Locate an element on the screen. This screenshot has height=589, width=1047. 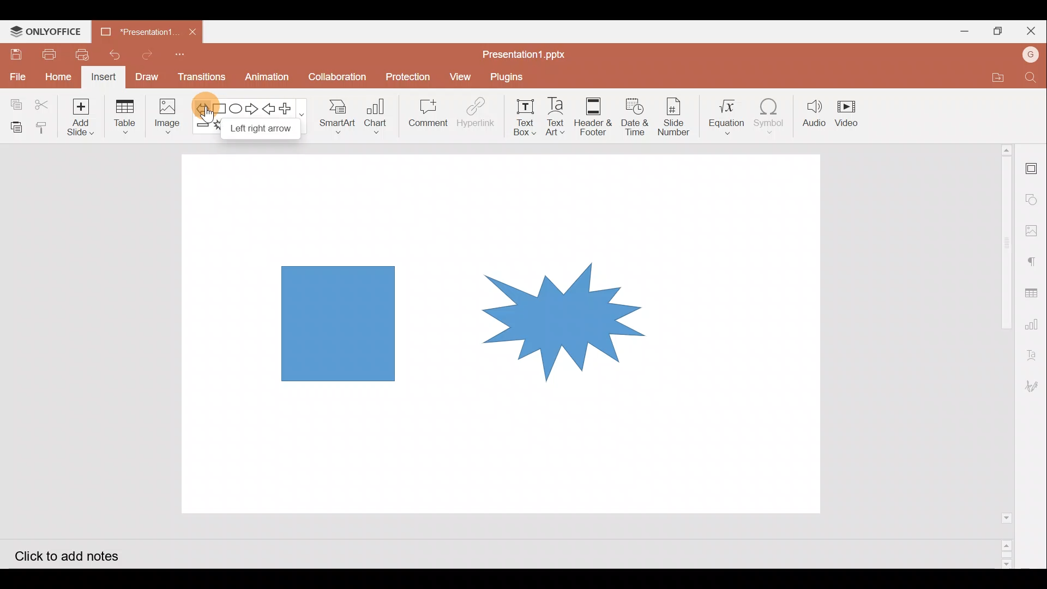
Insert is located at coordinates (104, 78).